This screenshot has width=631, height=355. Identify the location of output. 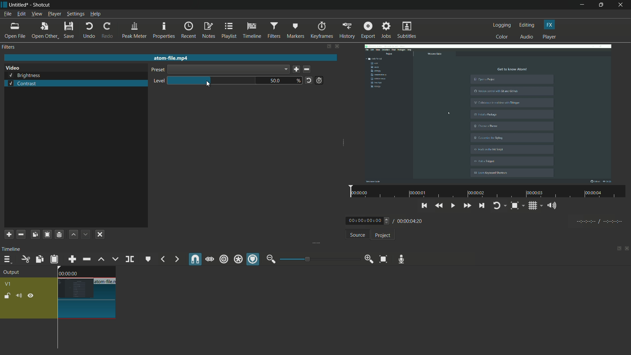
(13, 273).